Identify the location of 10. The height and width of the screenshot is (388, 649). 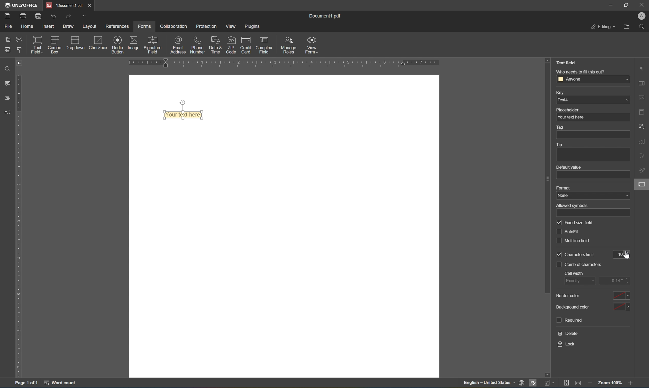
(619, 252).